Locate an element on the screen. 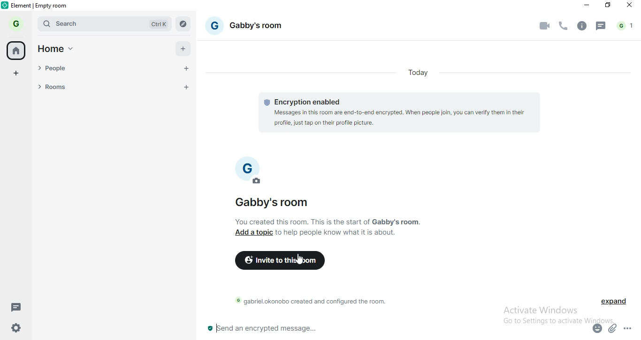 The width and height of the screenshot is (641, 340). close is located at coordinates (631, 6).